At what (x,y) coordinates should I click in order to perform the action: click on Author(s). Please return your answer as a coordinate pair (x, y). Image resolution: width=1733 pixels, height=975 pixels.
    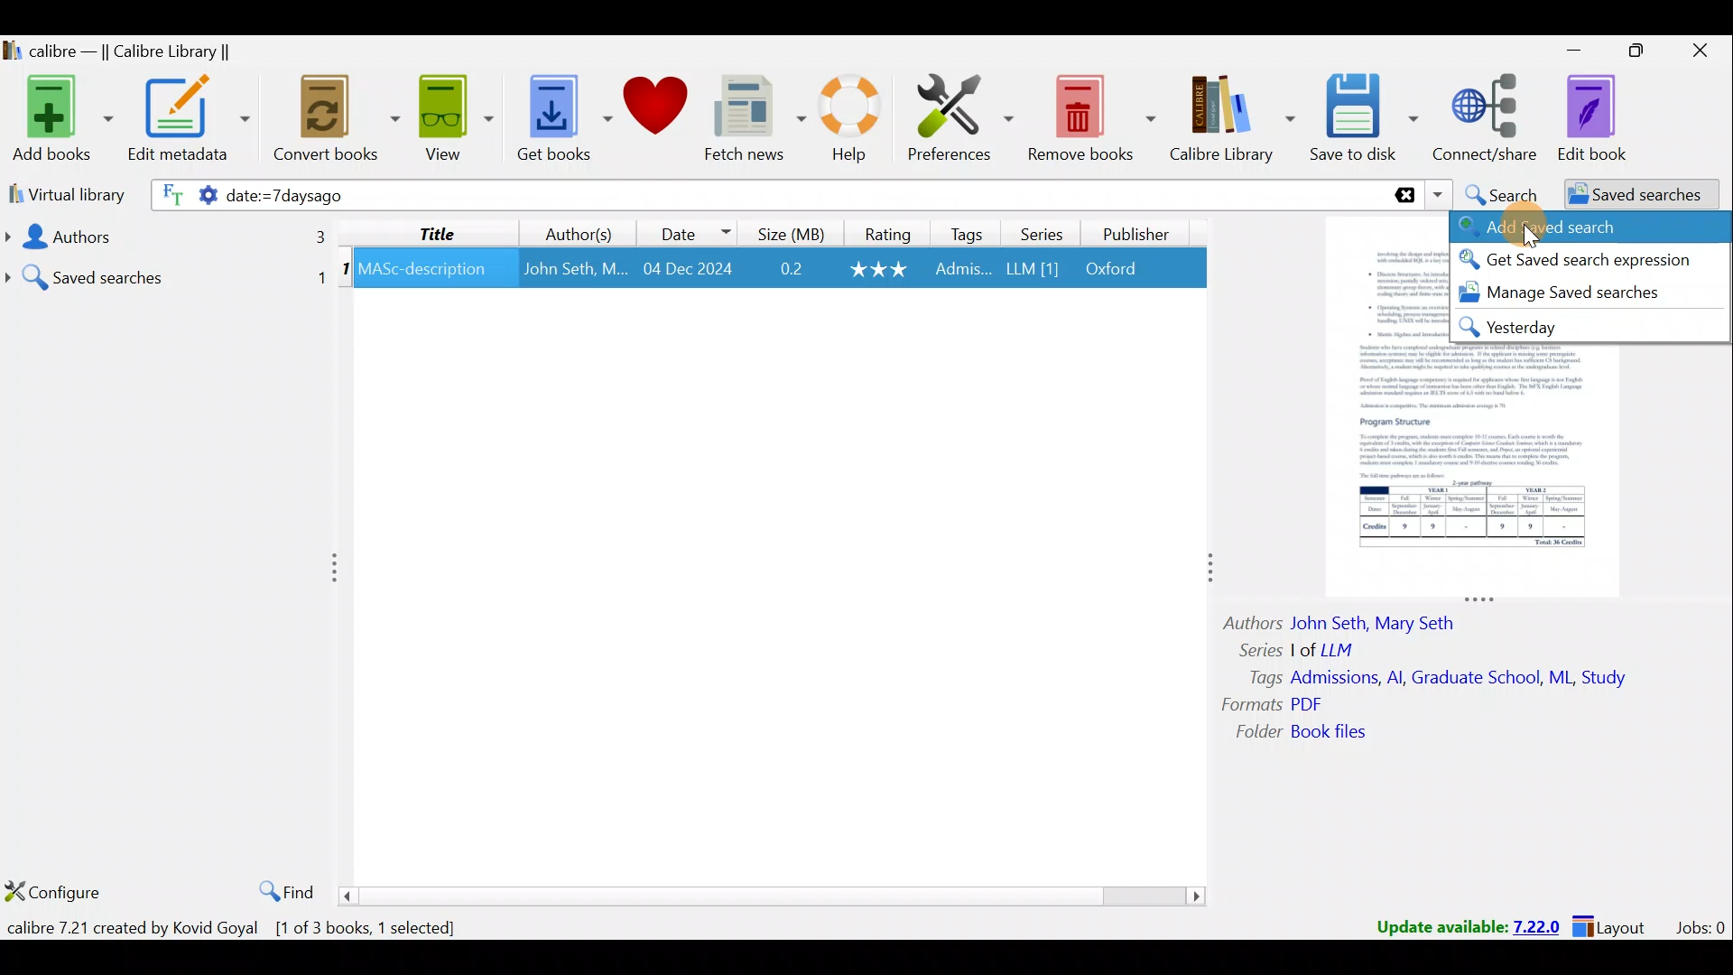
    Looking at the image, I should click on (583, 230).